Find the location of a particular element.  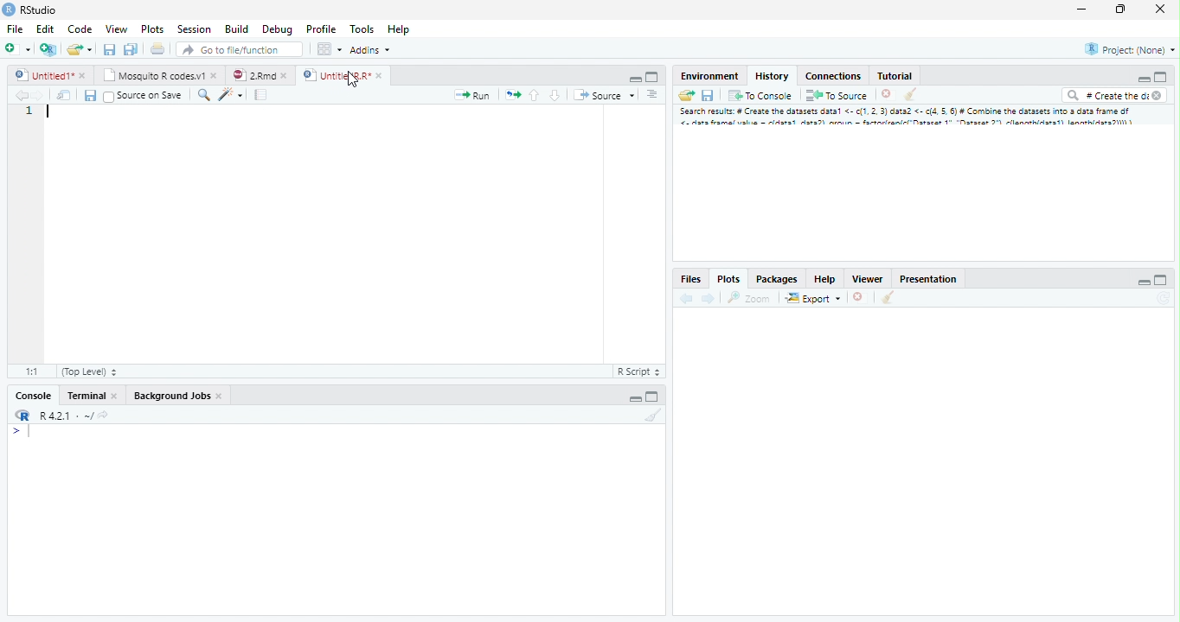

Input cursor is located at coordinates (26, 432).